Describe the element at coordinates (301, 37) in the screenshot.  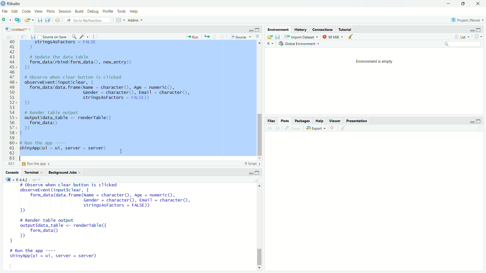
I see `import dataset` at that location.